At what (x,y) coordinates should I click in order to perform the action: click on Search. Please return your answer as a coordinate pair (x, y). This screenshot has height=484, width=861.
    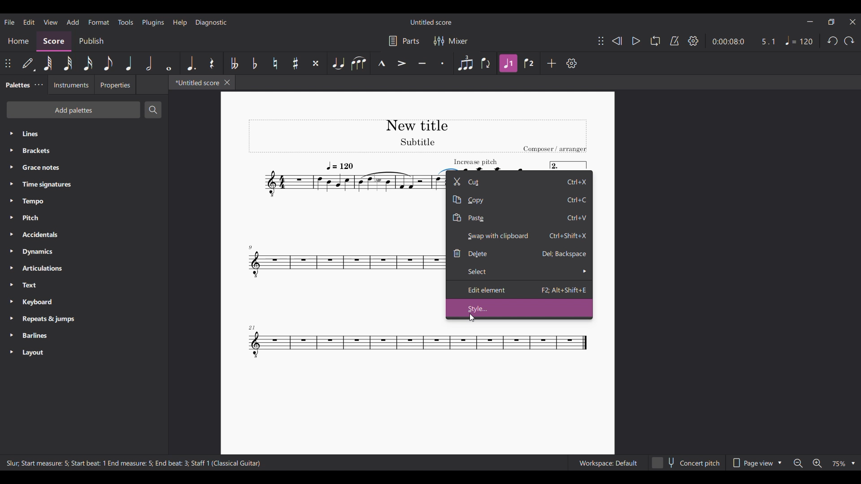
    Looking at the image, I should click on (152, 110).